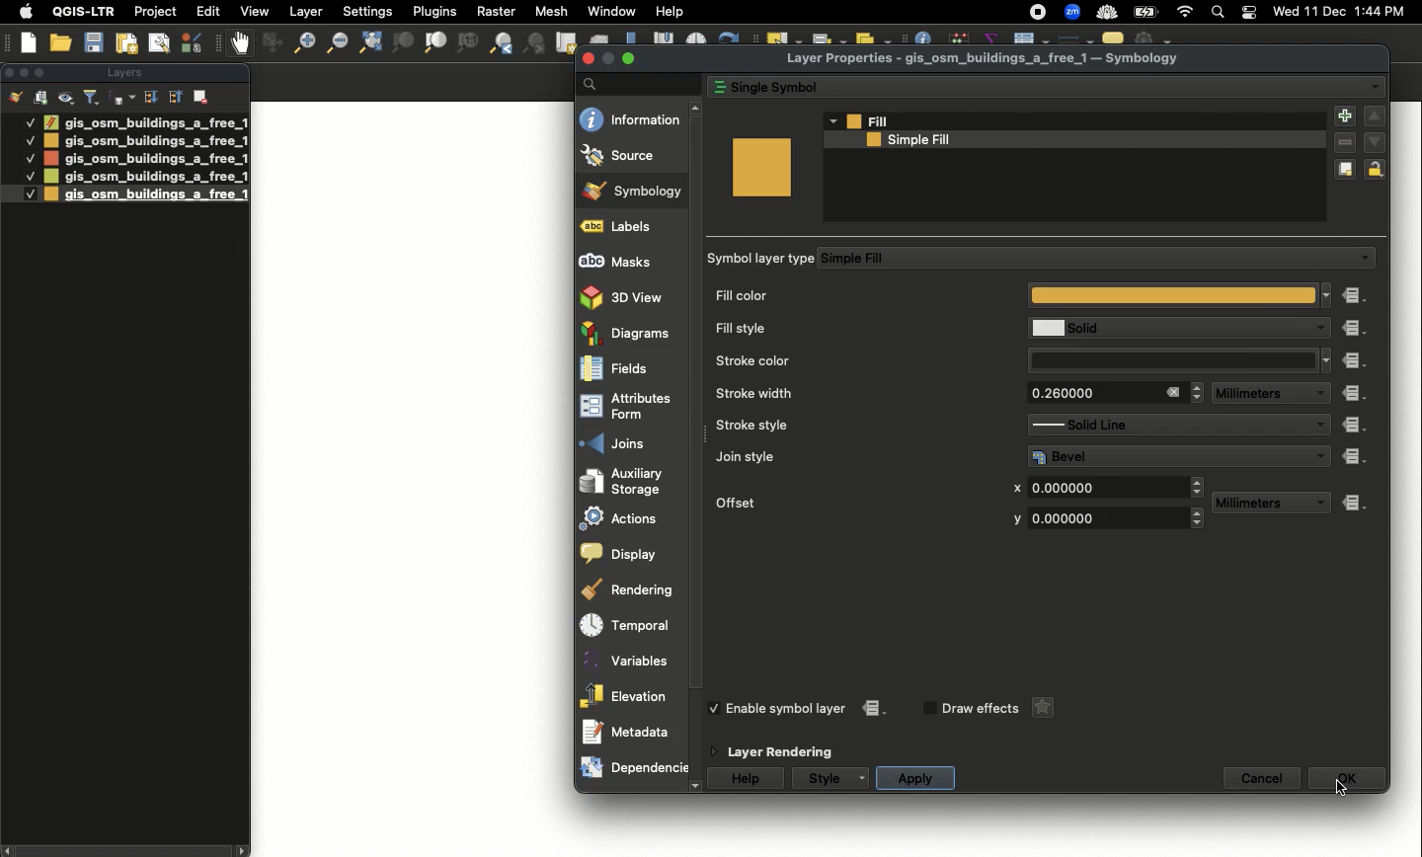 The image size is (1422, 857). Describe the element at coordinates (30, 42) in the screenshot. I see `New` at that location.